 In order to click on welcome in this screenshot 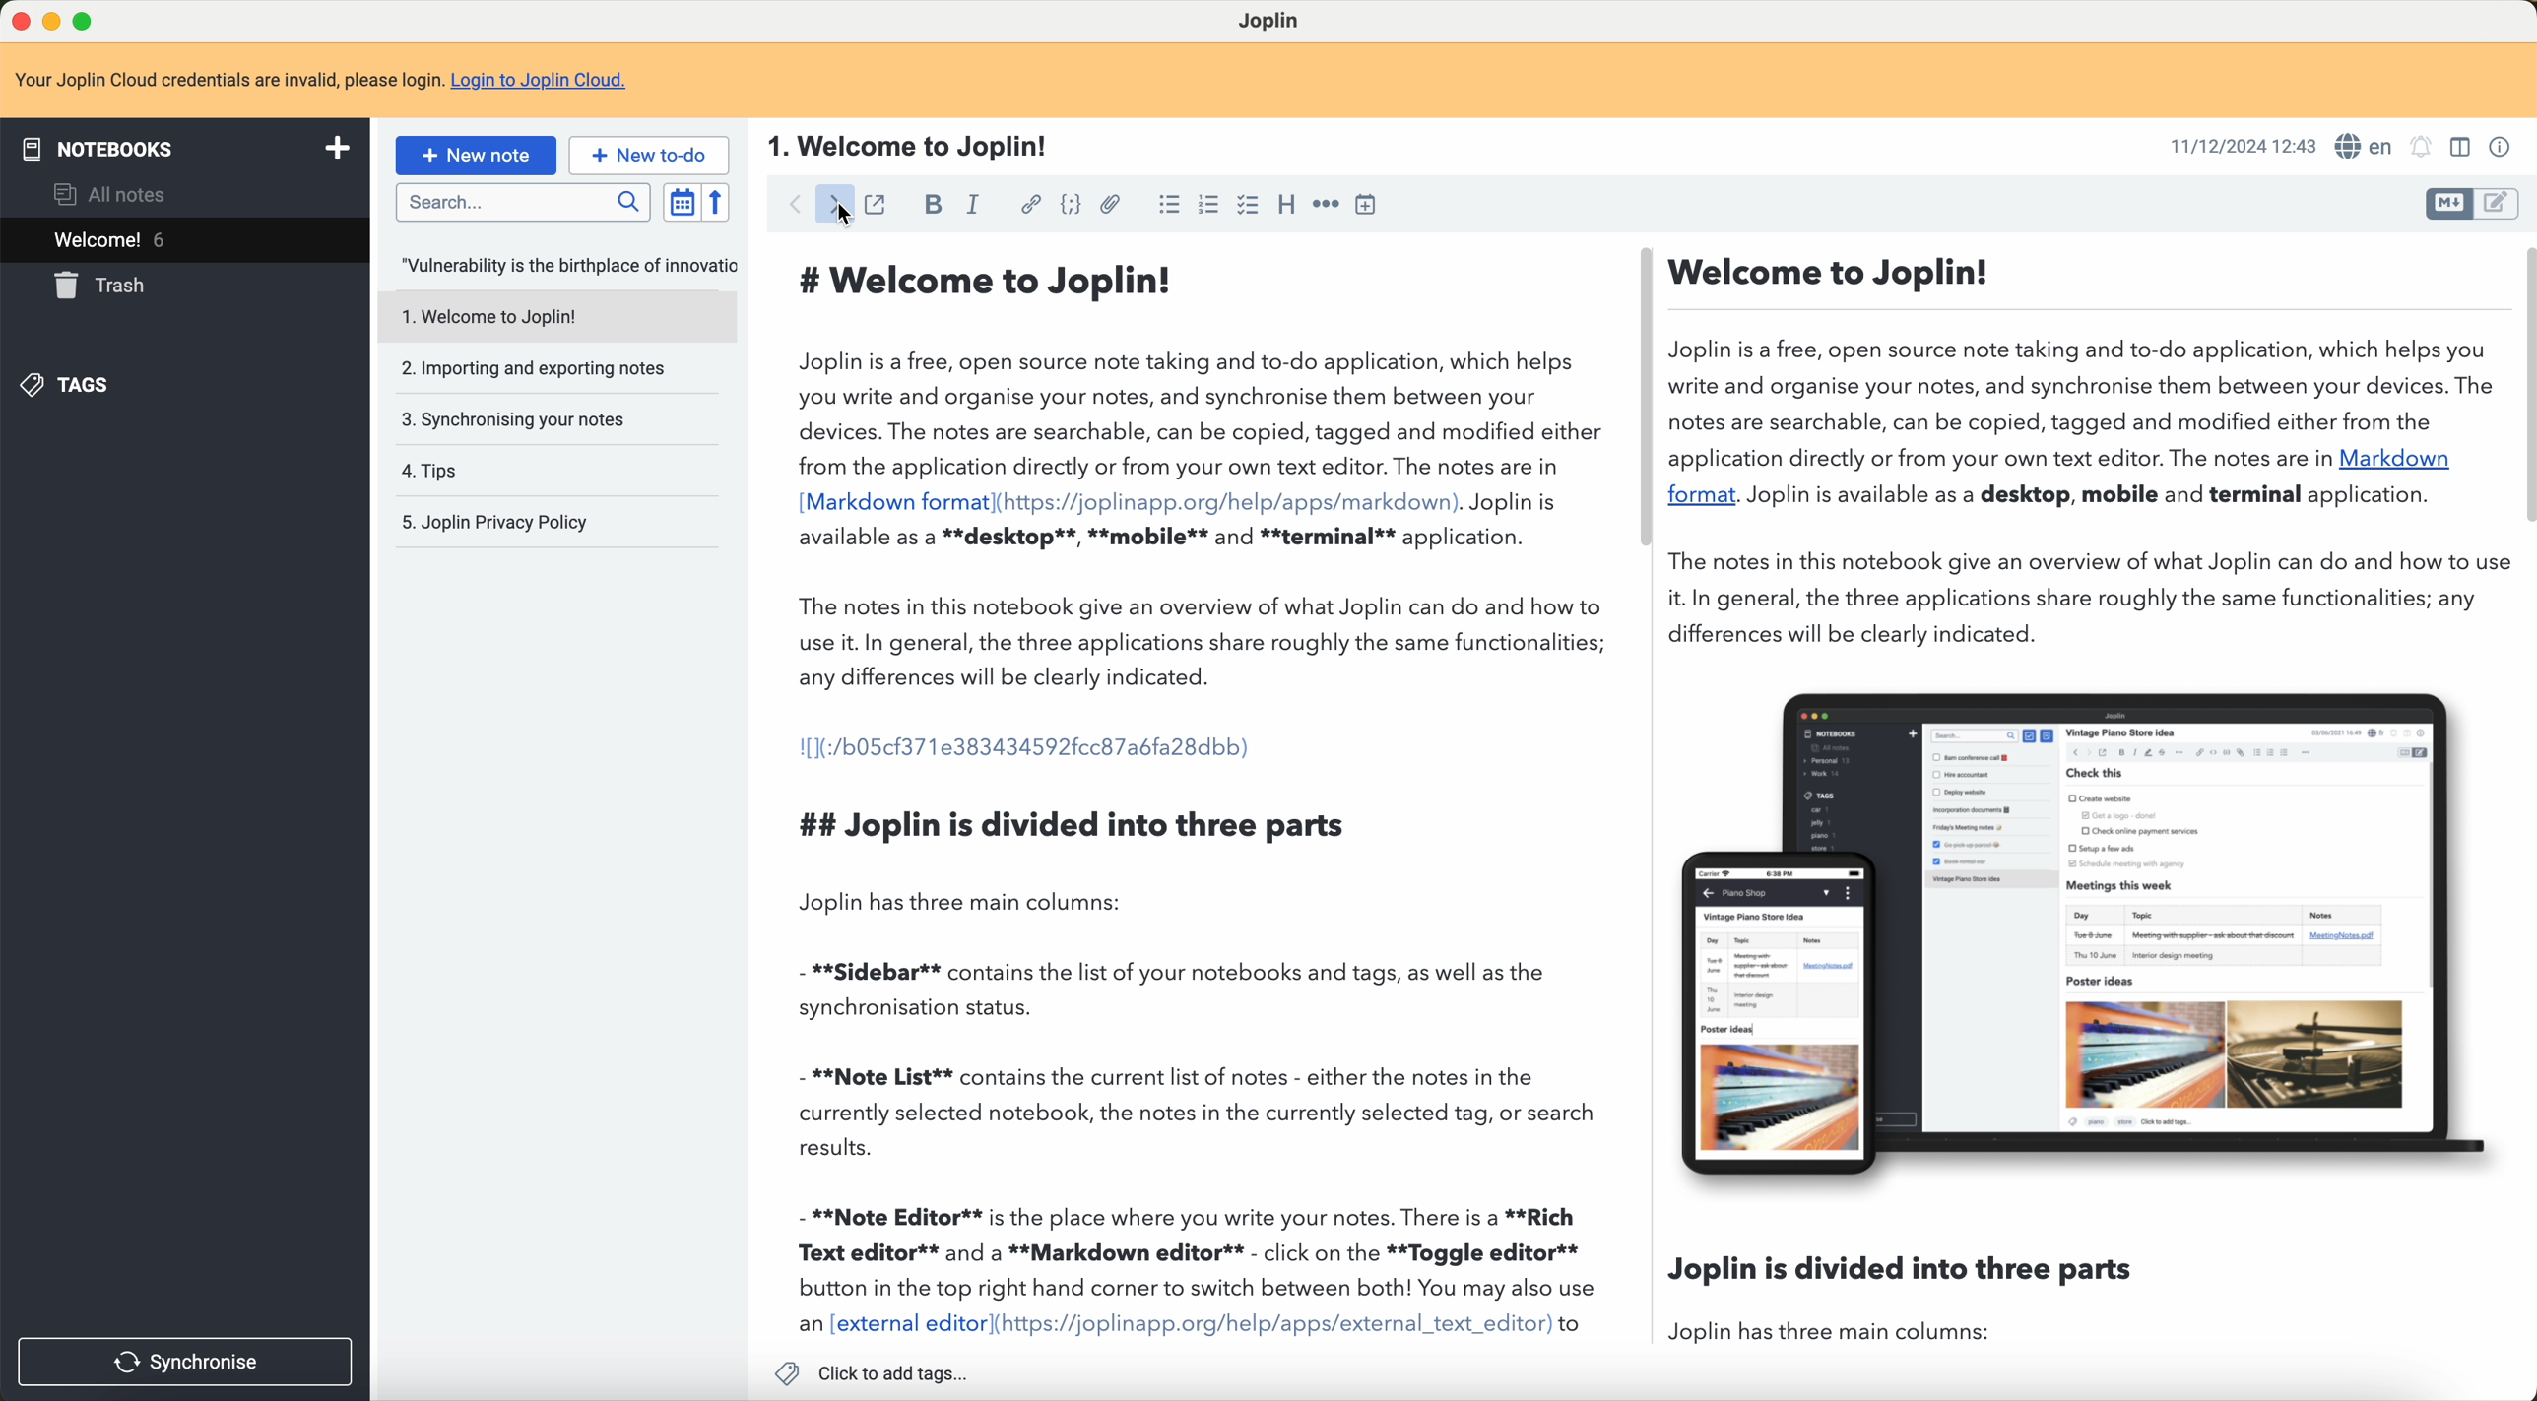, I will do `click(182, 239)`.